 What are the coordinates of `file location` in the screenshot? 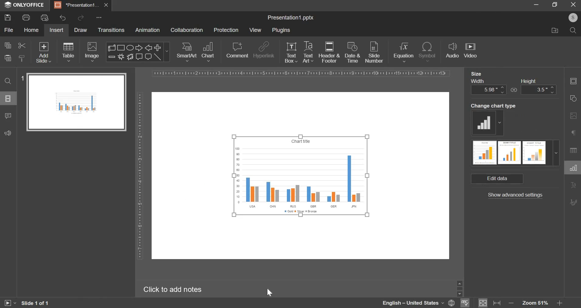 It's located at (555, 30).